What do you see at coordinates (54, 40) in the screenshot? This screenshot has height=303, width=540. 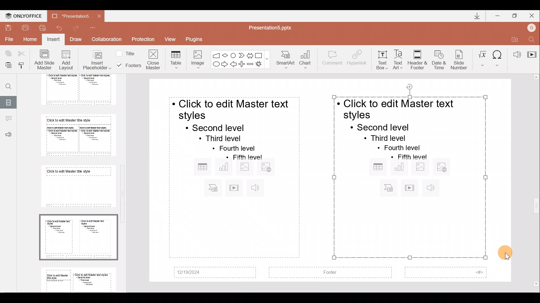 I see `Insert` at bounding box center [54, 40].